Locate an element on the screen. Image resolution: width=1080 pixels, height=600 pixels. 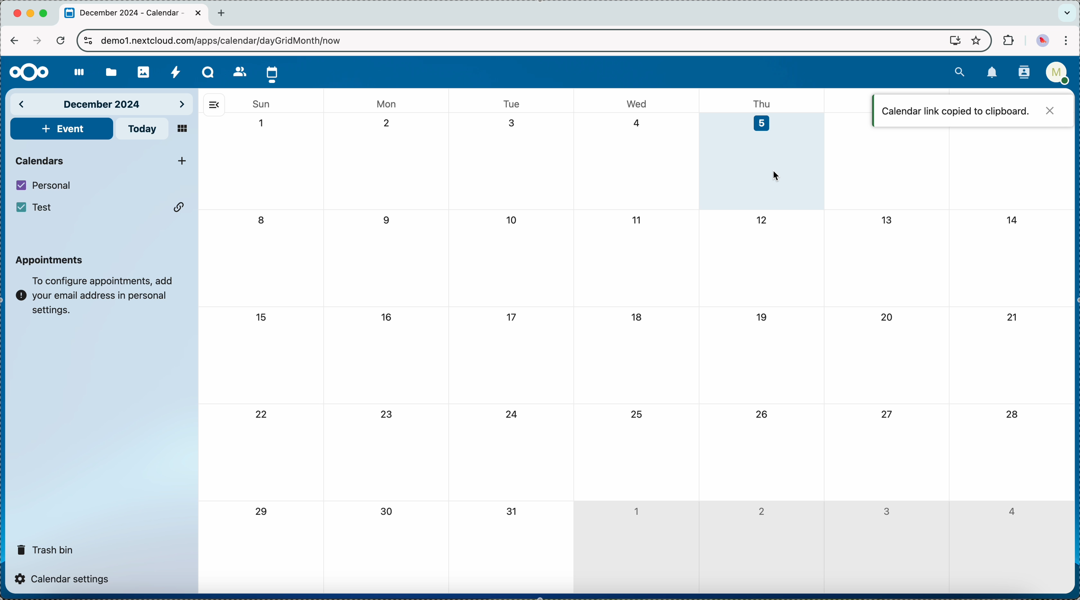
10 is located at coordinates (513, 221).